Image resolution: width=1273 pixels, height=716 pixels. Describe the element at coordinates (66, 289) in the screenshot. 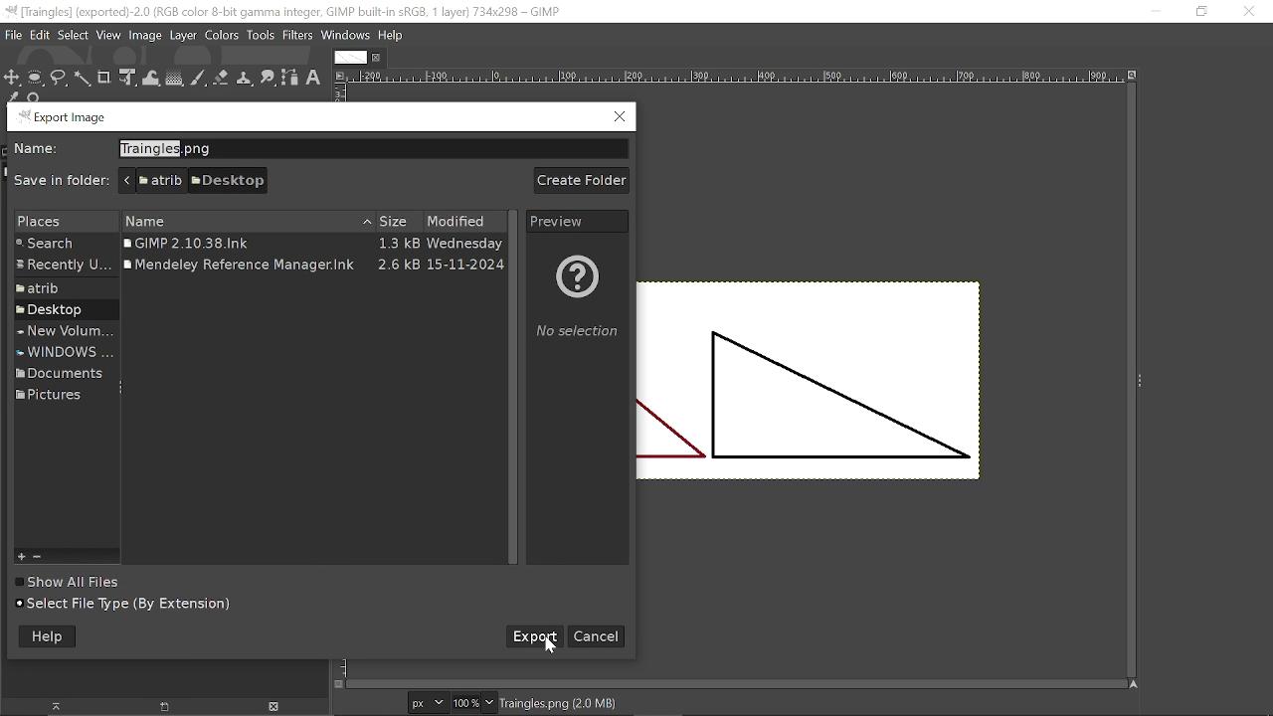

I see `folder` at that location.